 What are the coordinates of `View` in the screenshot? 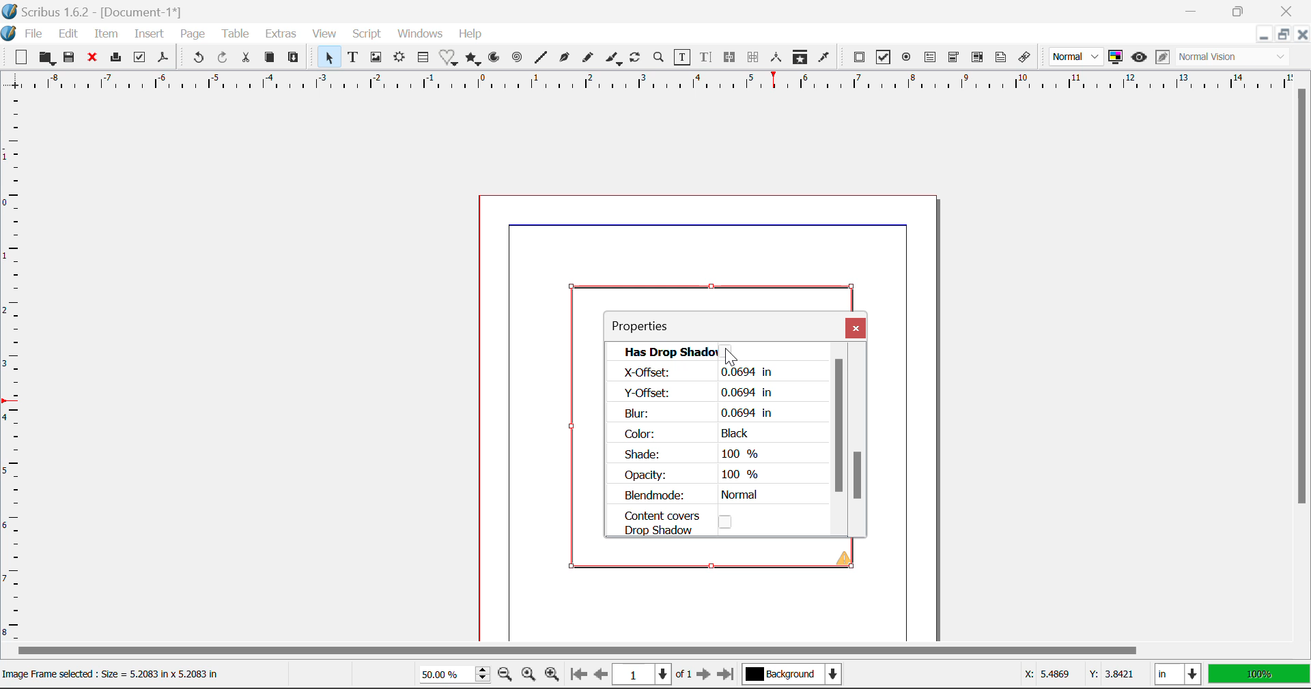 It's located at (326, 35).